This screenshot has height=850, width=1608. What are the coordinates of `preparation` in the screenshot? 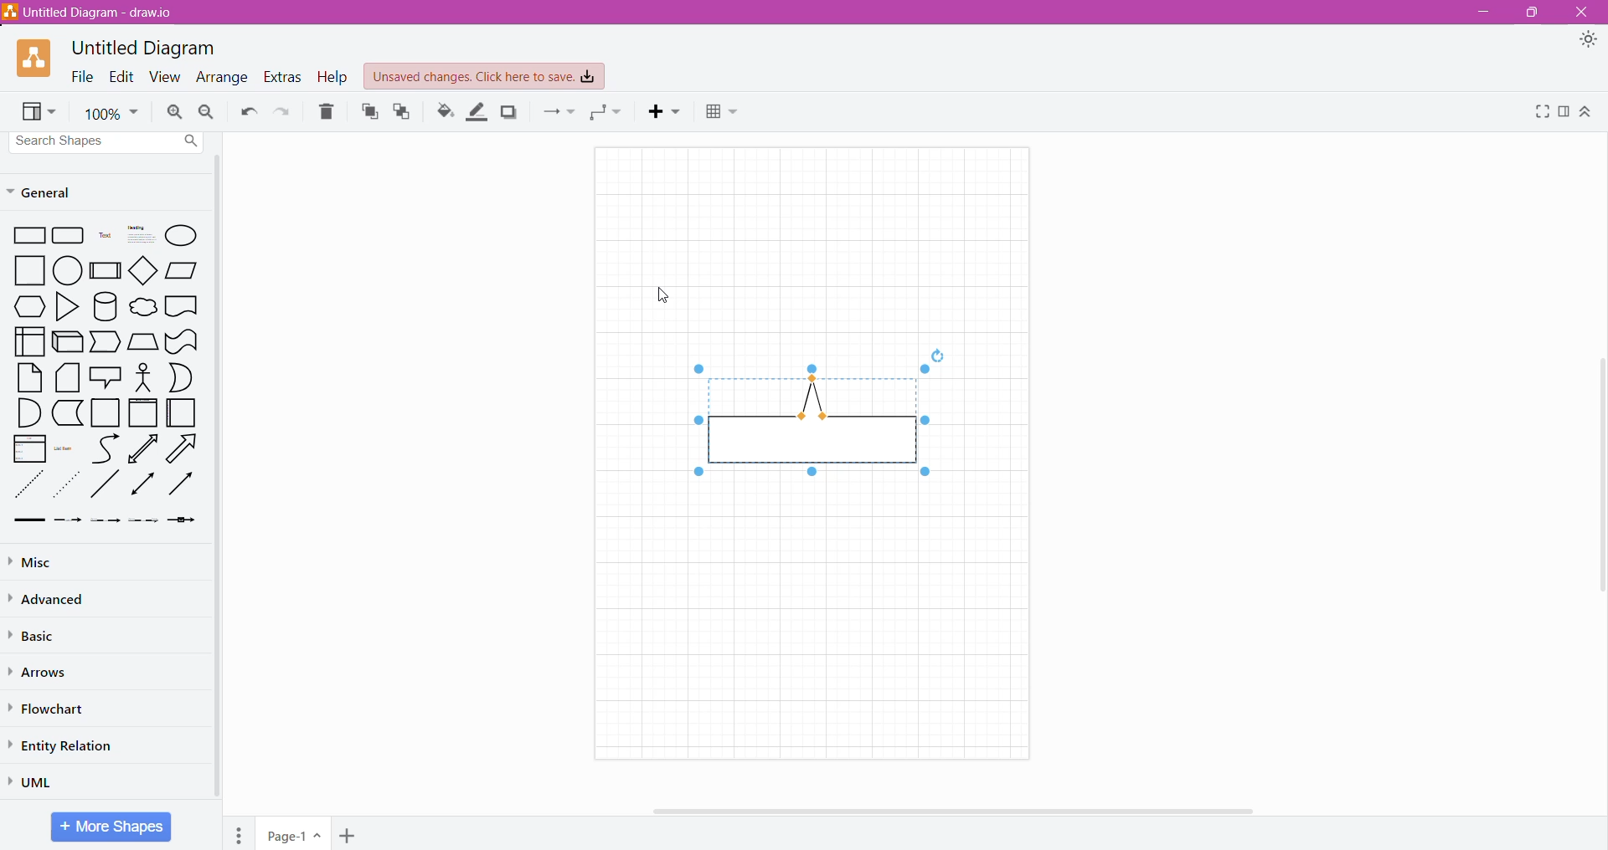 It's located at (25, 307).